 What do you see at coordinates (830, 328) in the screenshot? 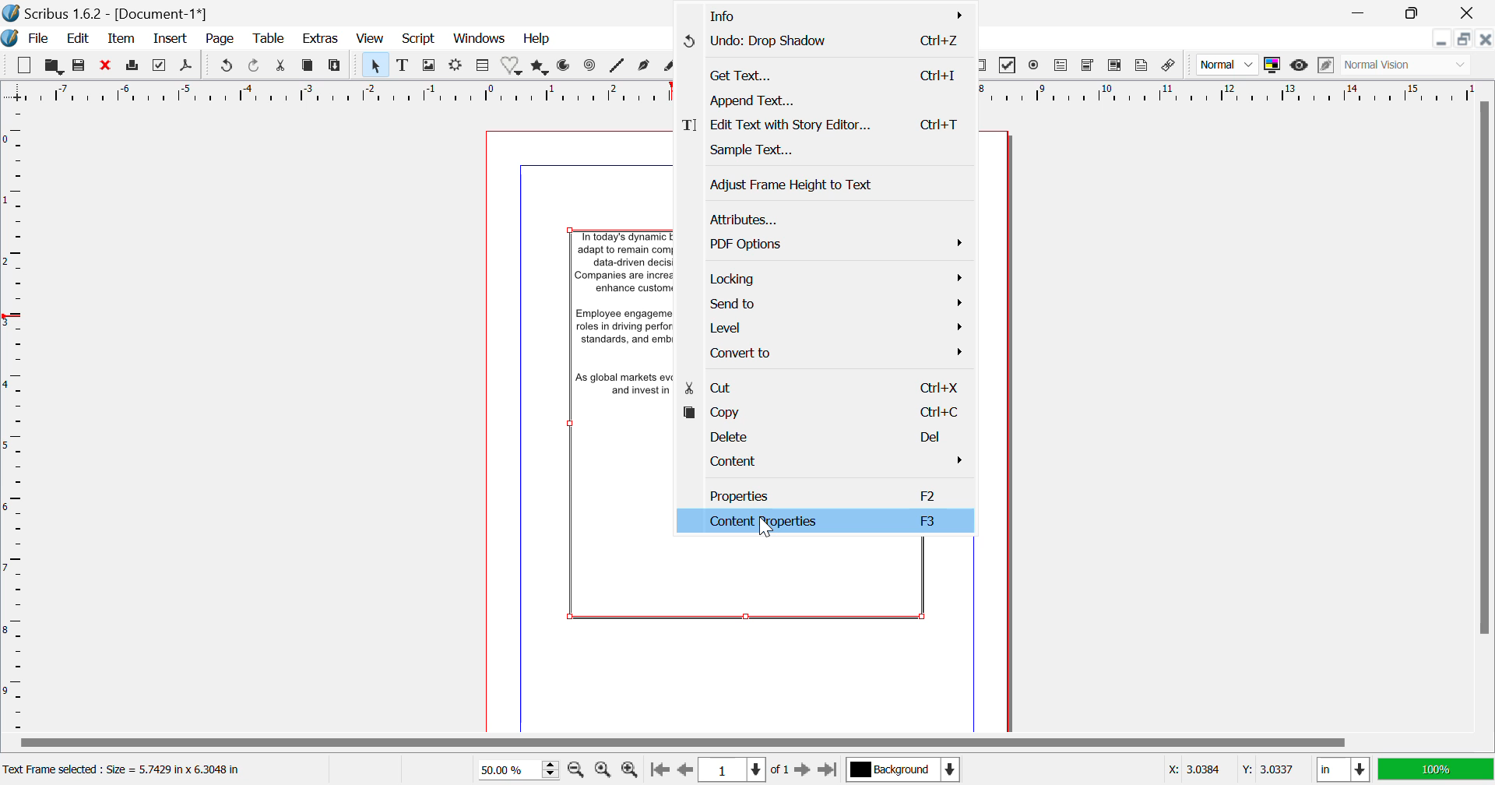
I see `Level` at bounding box center [830, 328].